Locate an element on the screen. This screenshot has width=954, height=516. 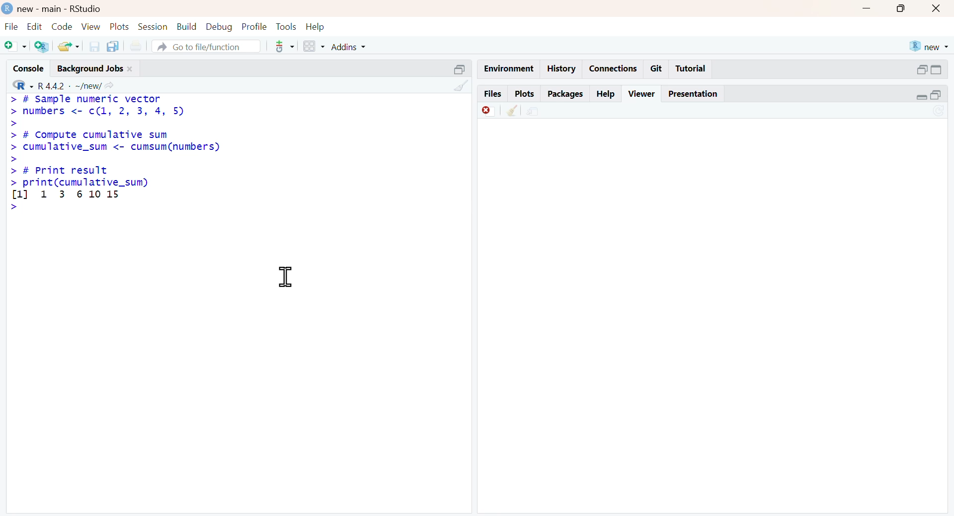
file is located at coordinates (13, 26).